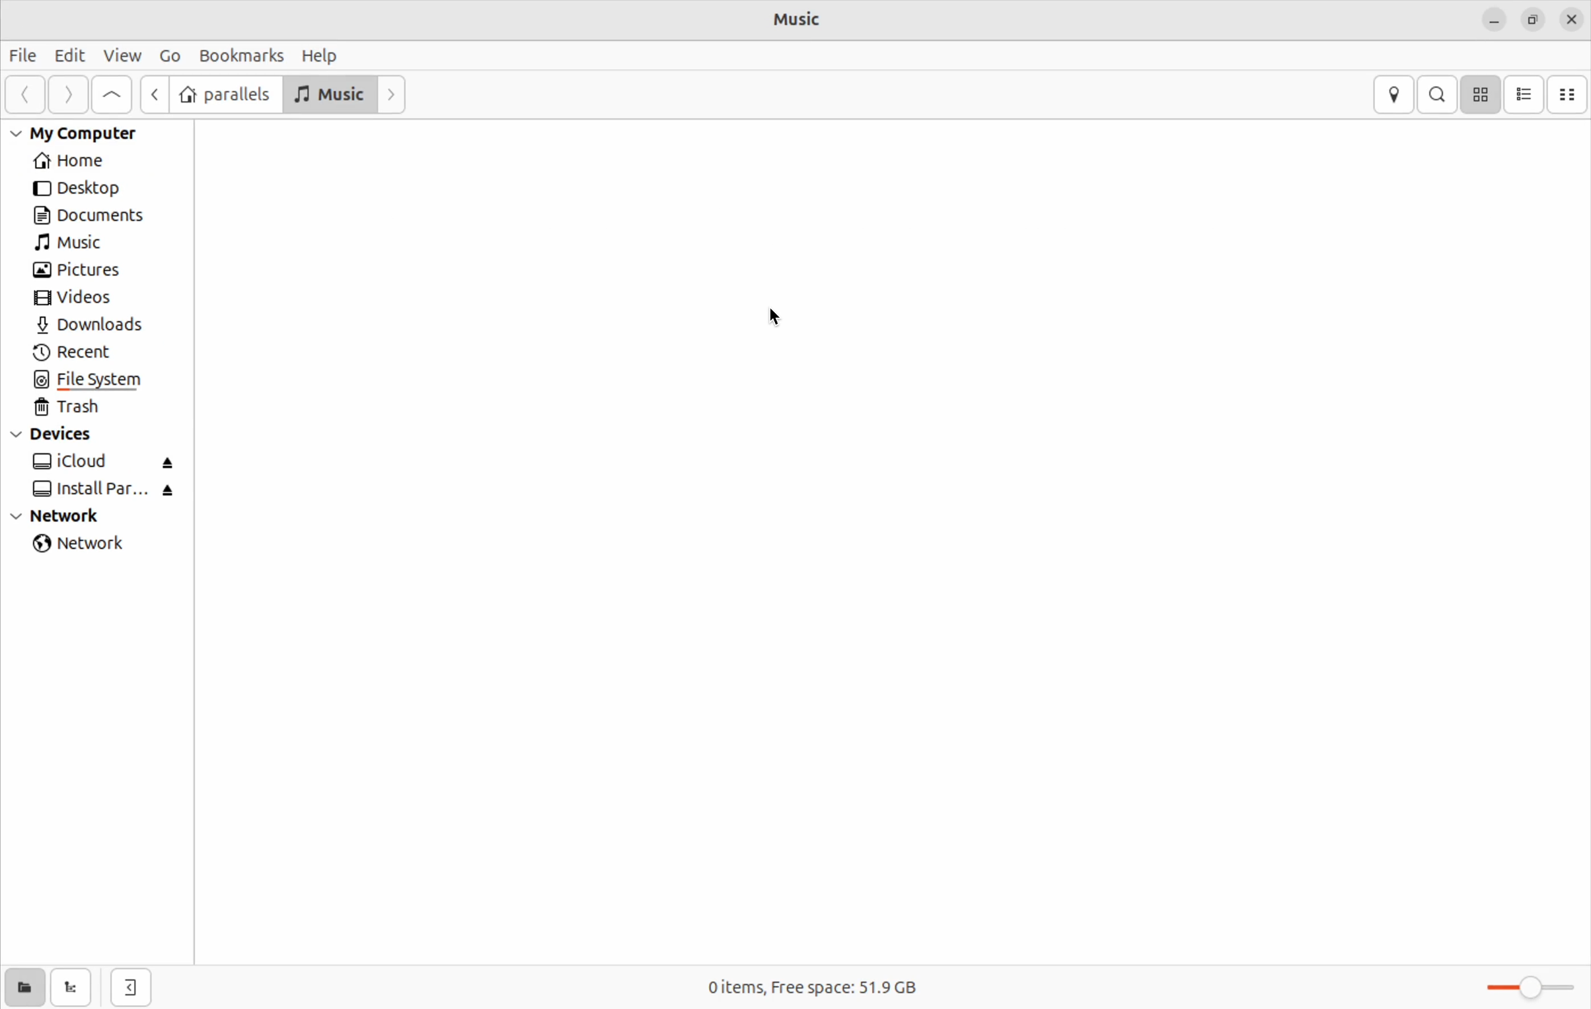 Image resolution: width=1591 pixels, height=1009 pixels. What do you see at coordinates (242, 54) in the screenshot?
I see `Book marks` at bounding box center [242, 54].